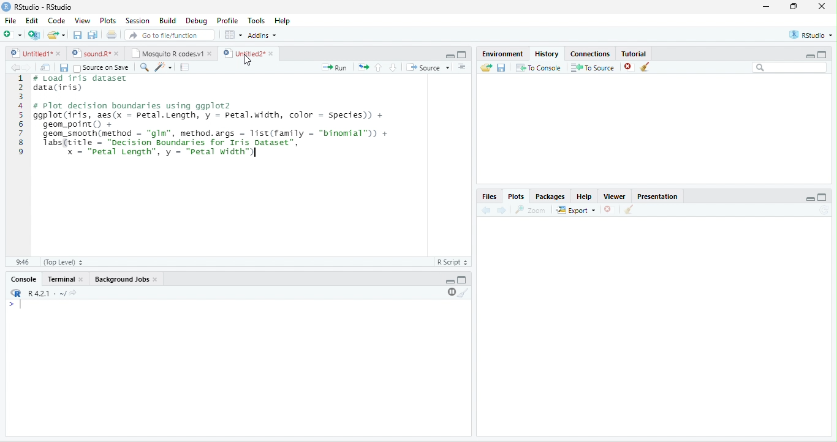  What do you see at coordinates (170, 35) in the screenshot?
I see `search file` at bounding box center [170, 35].